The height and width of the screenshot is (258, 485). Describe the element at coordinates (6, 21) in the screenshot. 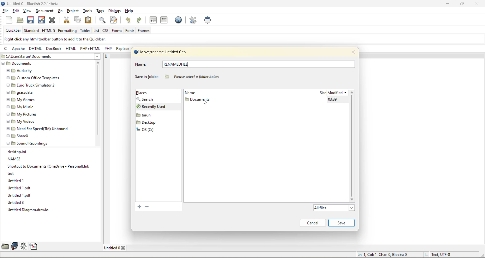

I see `new` at that location.